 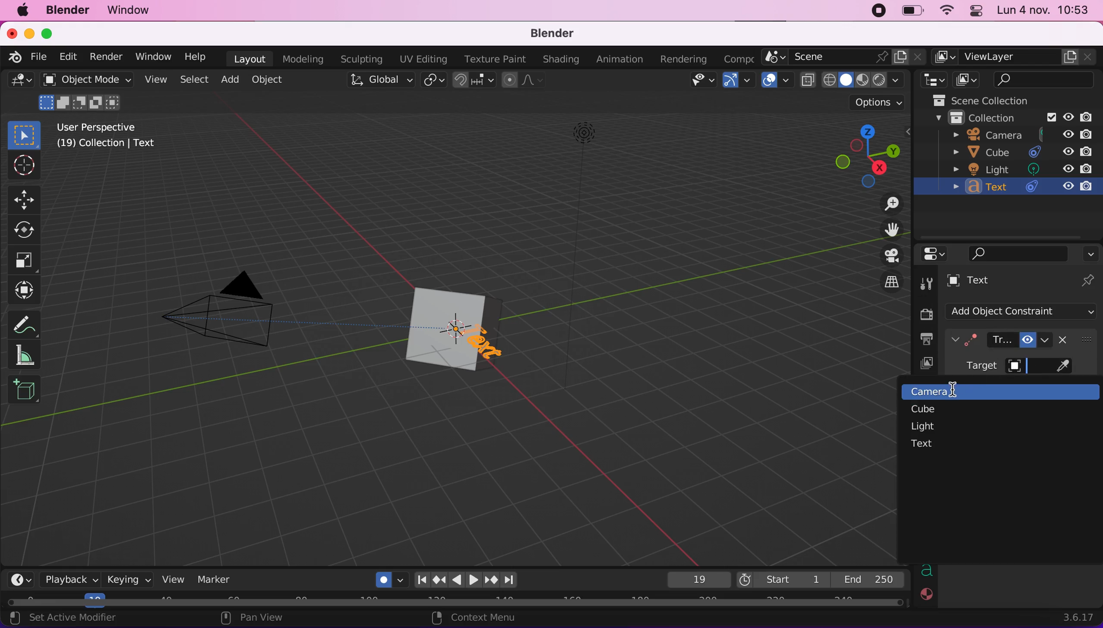 I want to click on cursor, so click(x=22, y=165).